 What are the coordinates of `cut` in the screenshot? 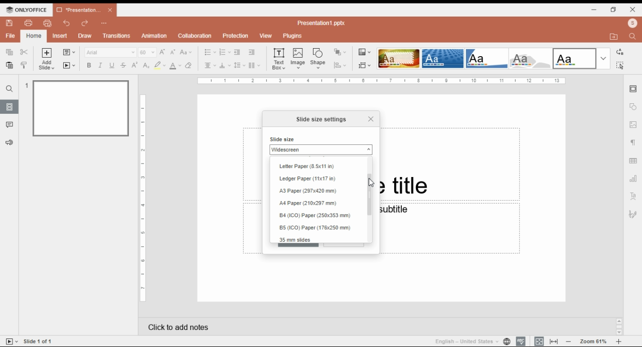 It's located at (25, 52).